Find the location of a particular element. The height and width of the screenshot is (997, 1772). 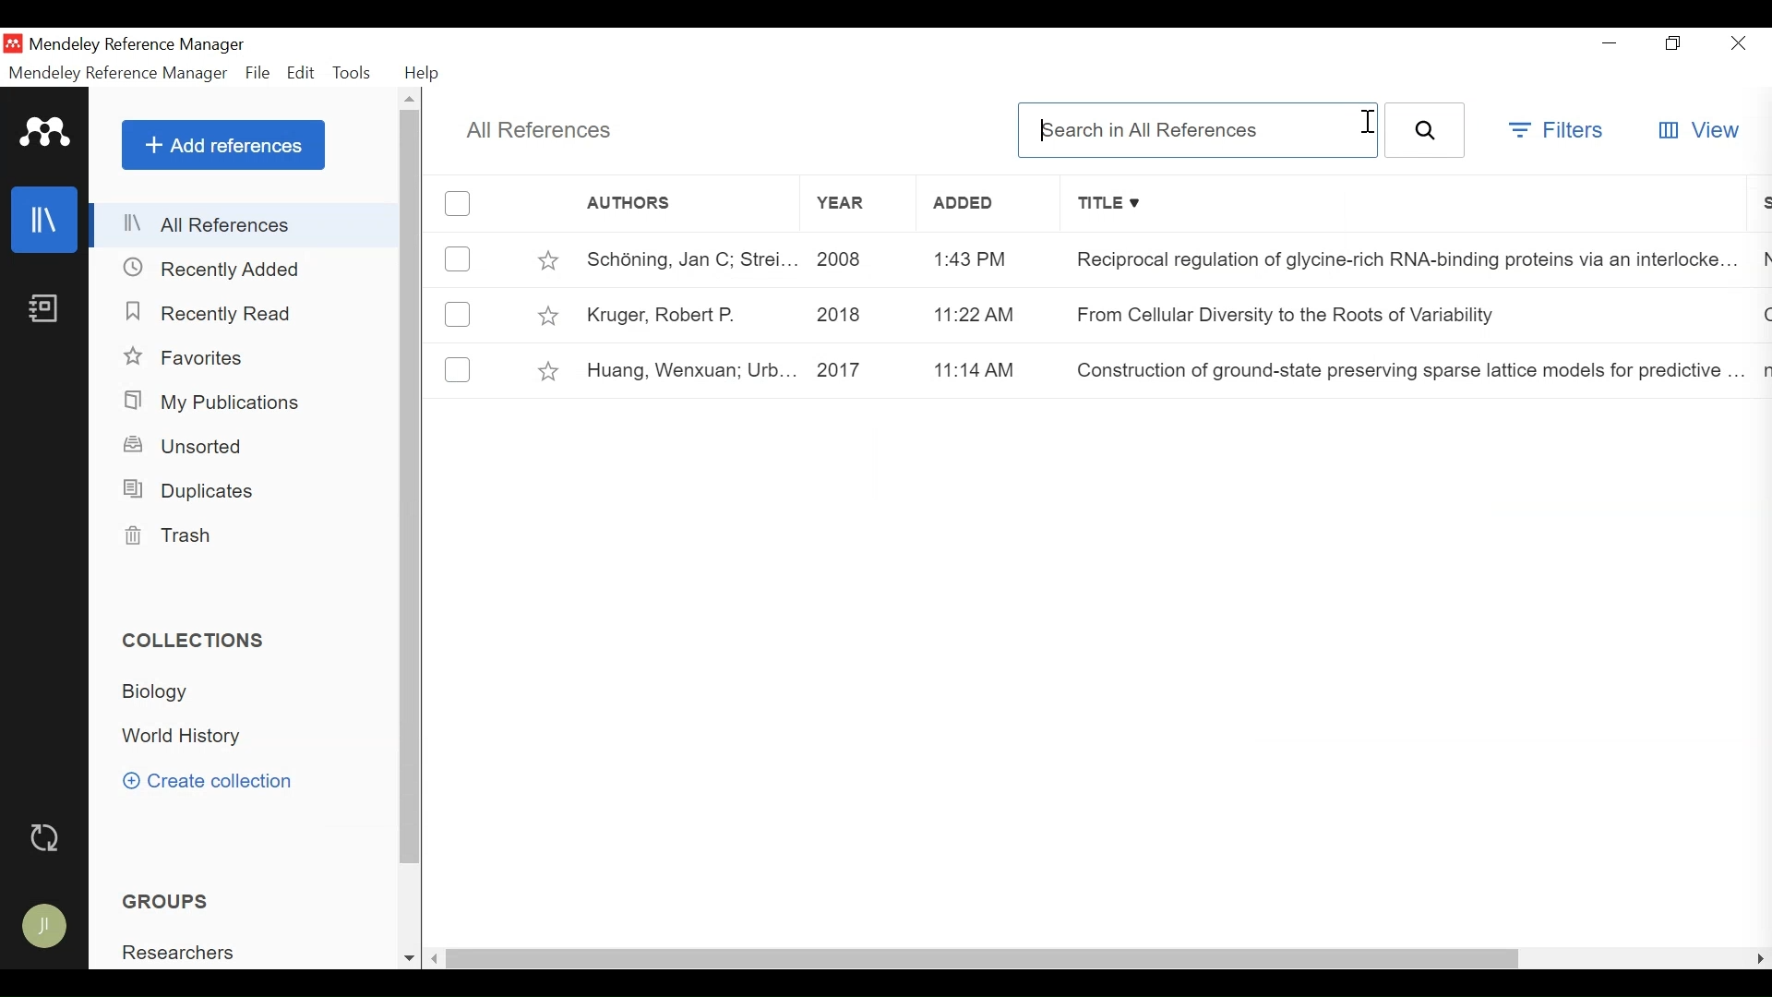

Toggle Favorites is located at coordinates (549, 316).